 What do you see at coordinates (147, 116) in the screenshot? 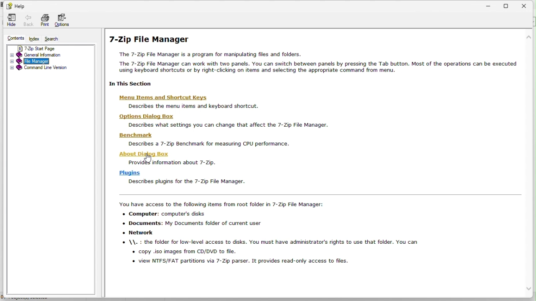
I see `Options Dialog Box` at bounding box center [147, 116].